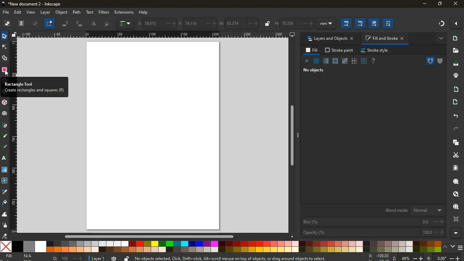 This screenshot has height=261, width=464. What do you see at coordinates (292, 34) in the screenshot?
I see `desktop` at bounding box center [292, 34].